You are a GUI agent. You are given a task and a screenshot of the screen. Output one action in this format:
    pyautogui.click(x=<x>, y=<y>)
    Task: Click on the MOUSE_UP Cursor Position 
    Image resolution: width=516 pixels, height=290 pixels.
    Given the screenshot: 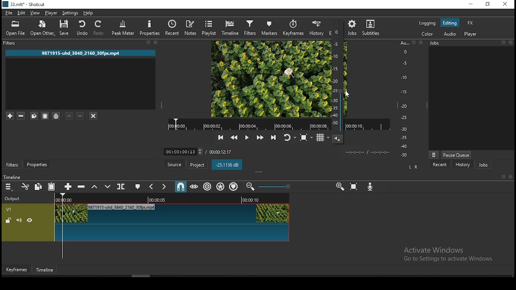 What is the action you would take?
    pyautogui.click(x=347, y=93)
    